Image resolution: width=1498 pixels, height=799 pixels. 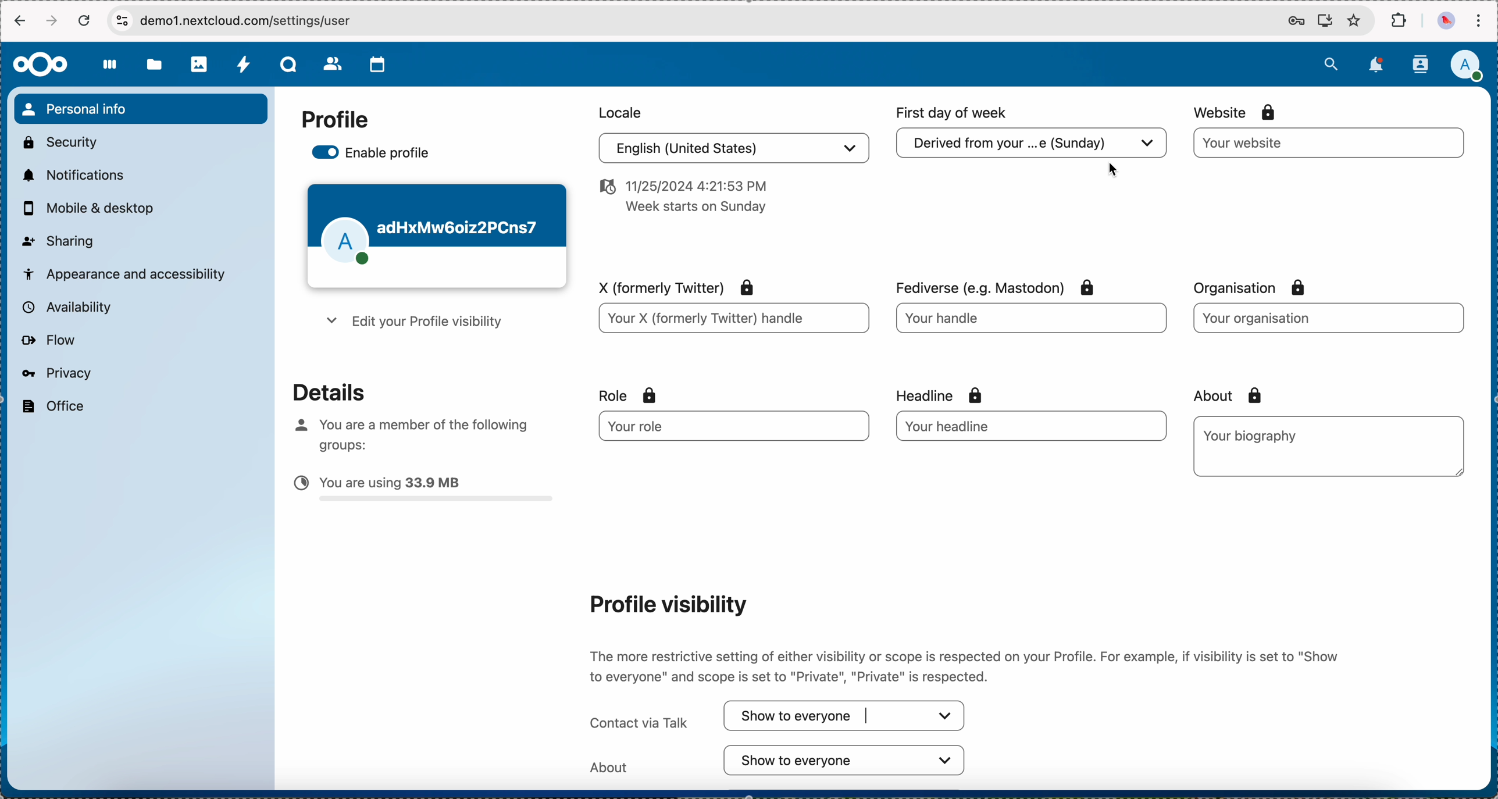 I want to click on edit your profile visibility, so click(x=411, y=324).